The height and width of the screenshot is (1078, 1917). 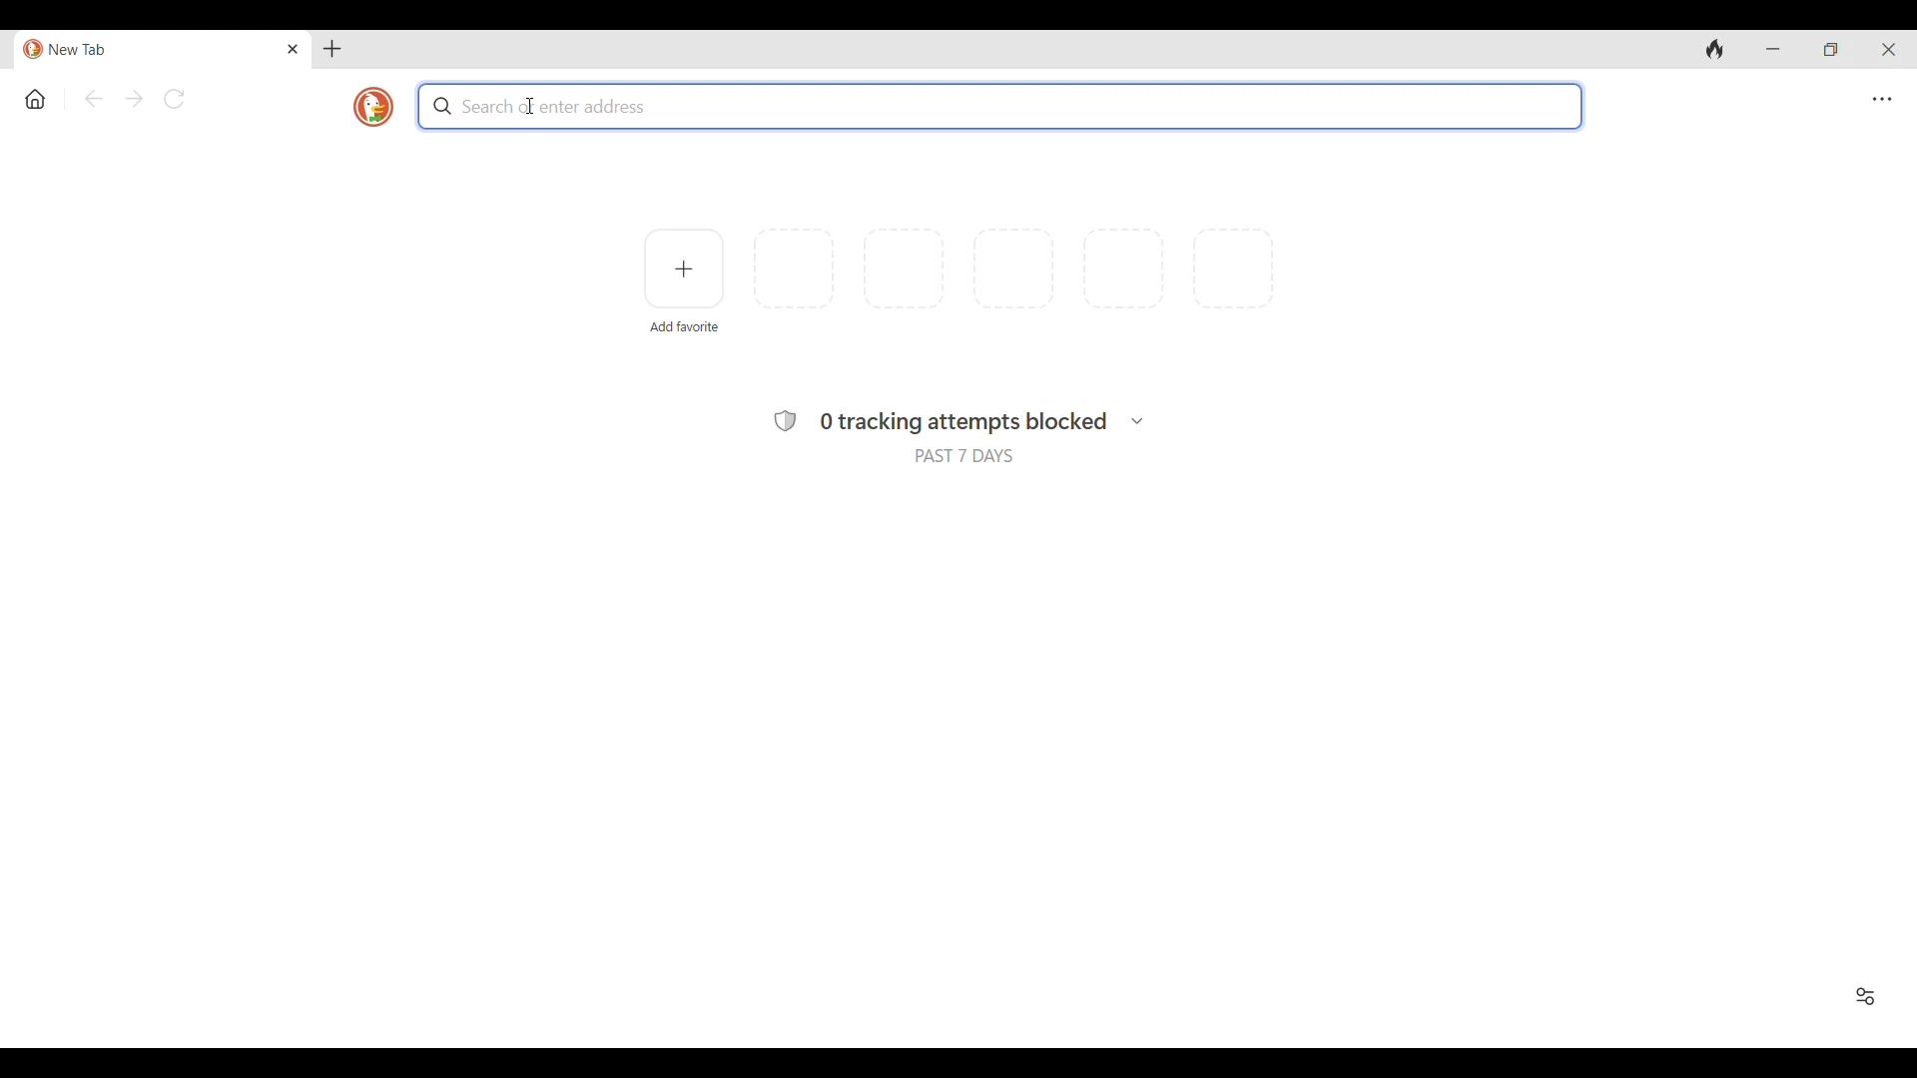 I want to click on Close tab, so click(x=294, y=49).